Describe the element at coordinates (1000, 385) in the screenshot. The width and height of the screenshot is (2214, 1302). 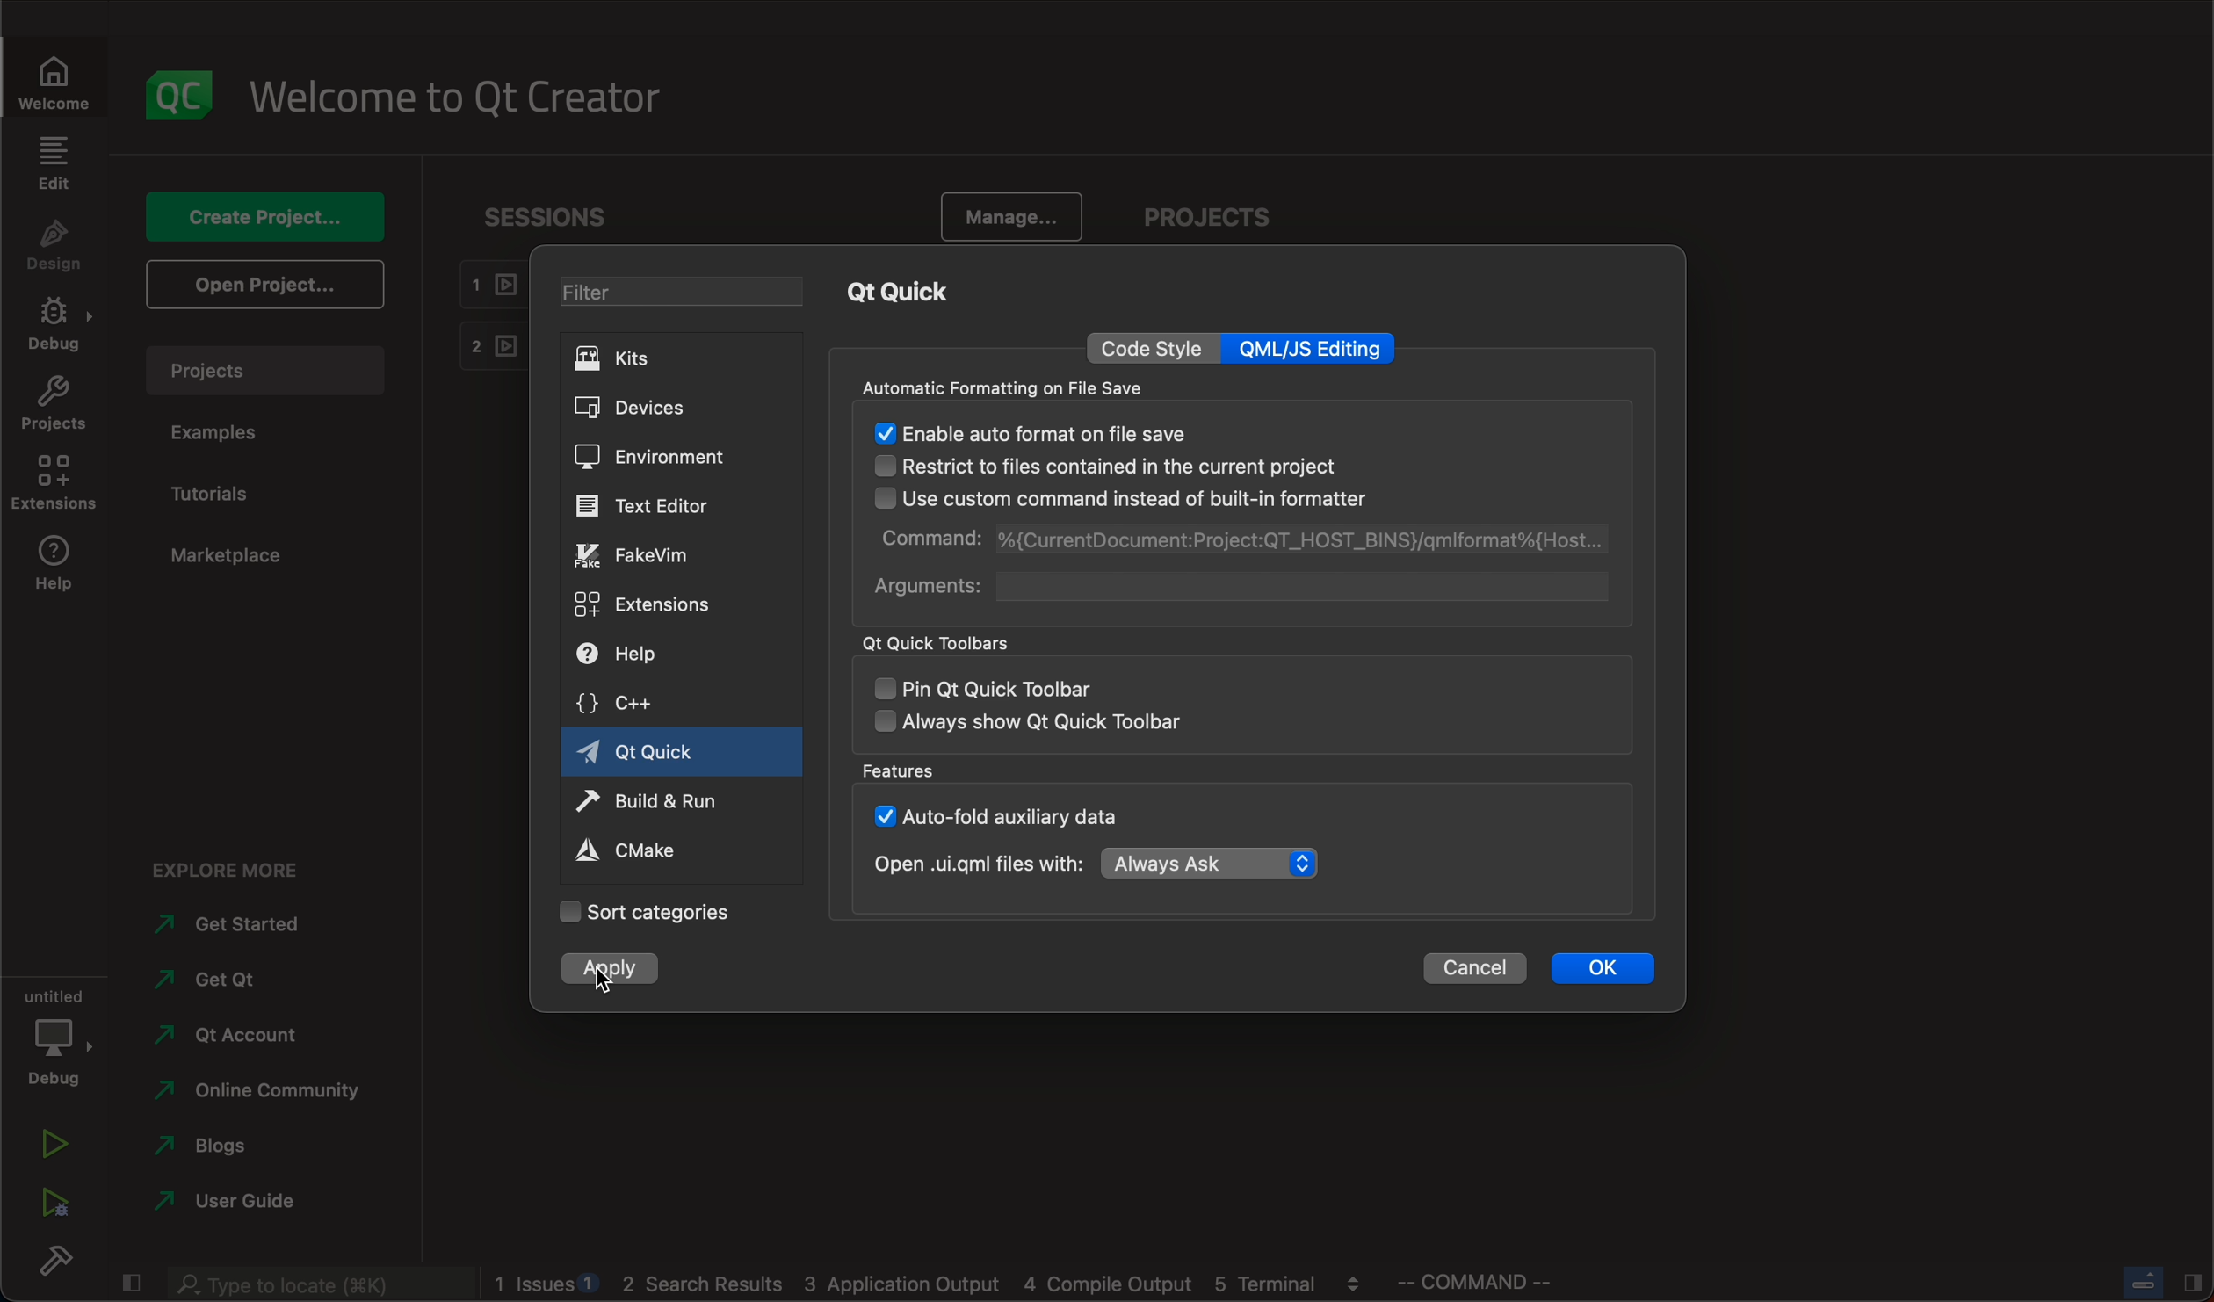
I see `automatic formatting` at that location.